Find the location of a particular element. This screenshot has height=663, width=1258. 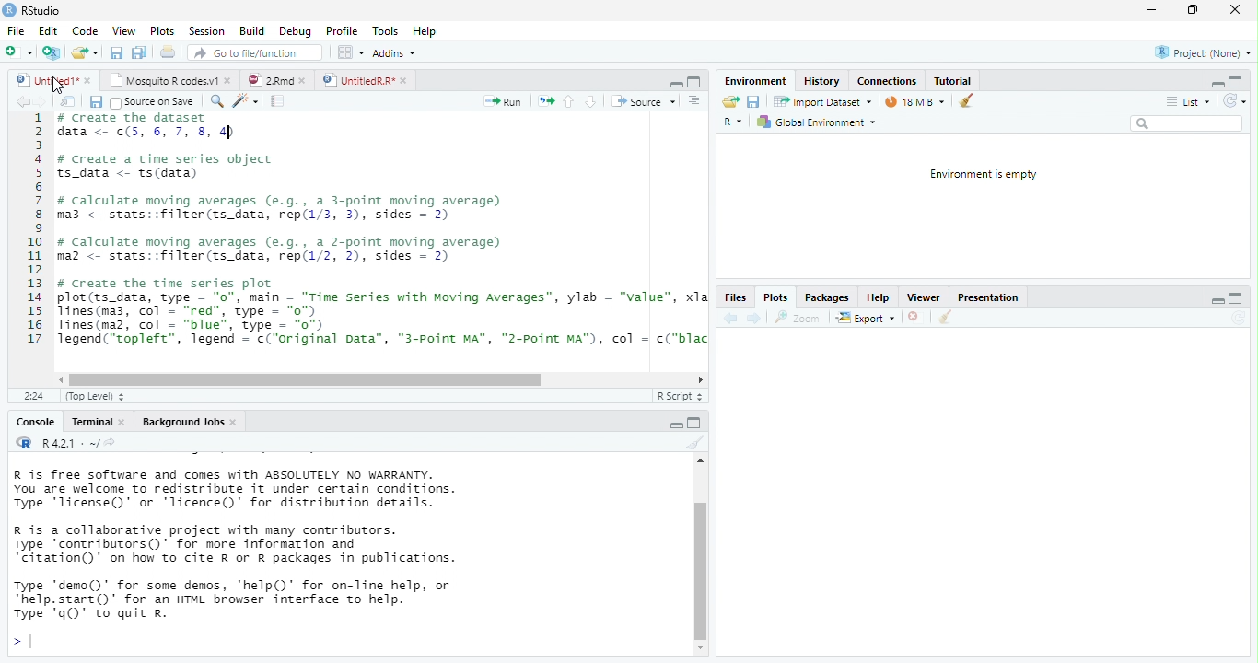

Session is located at coordinates (206, 30).